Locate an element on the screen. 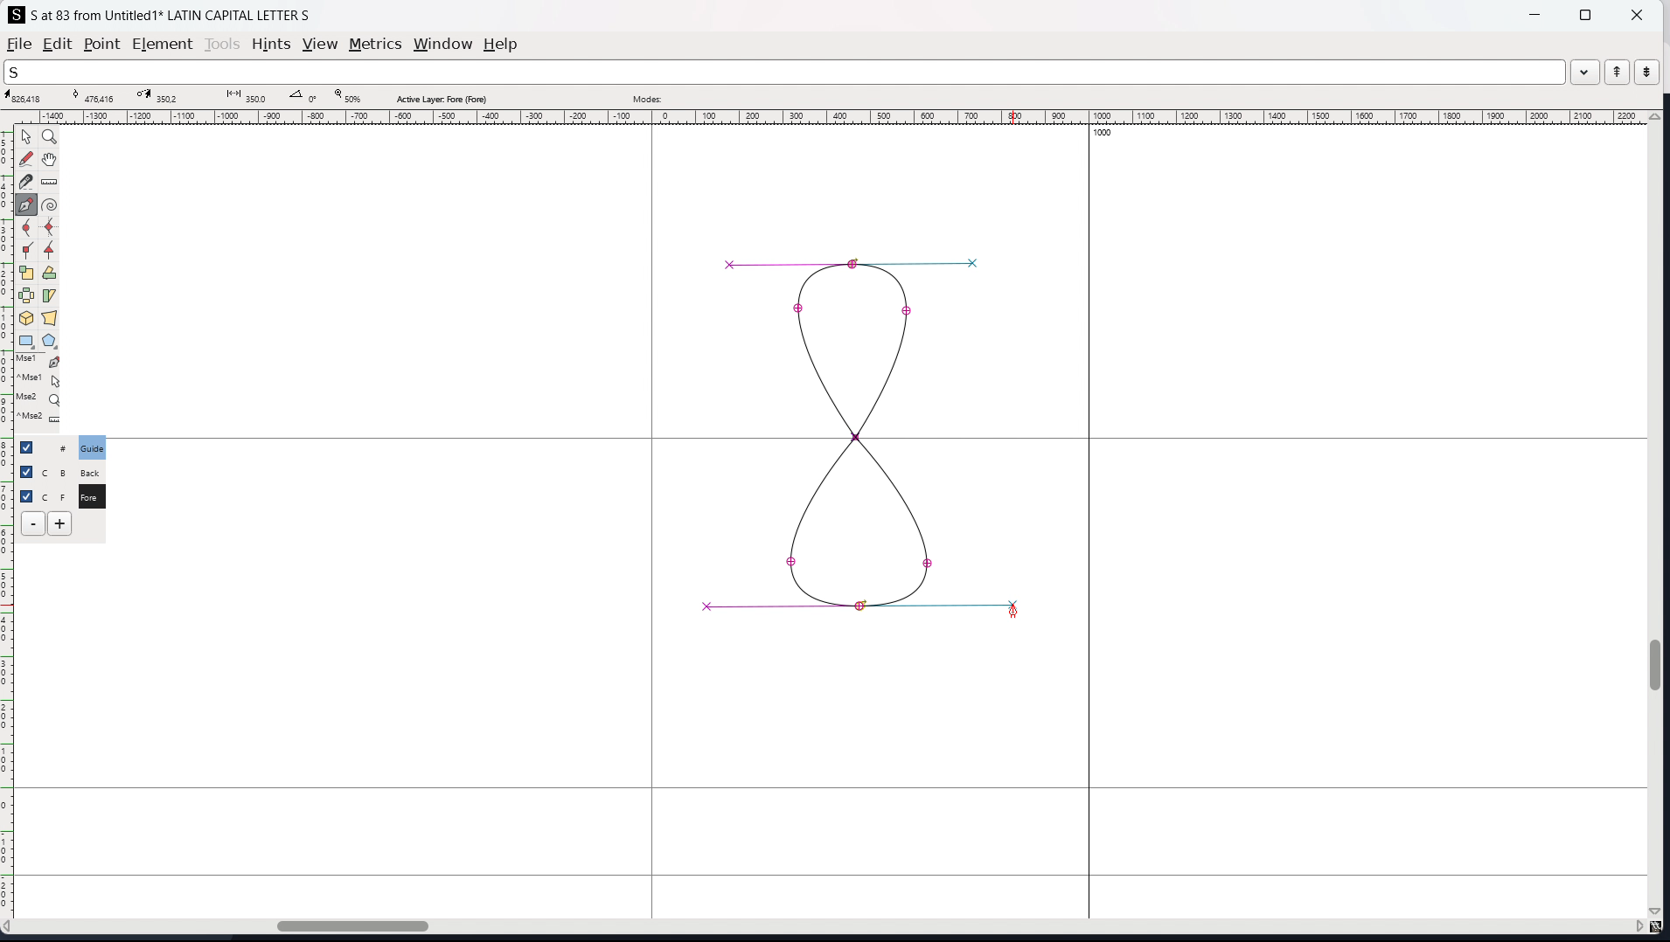 The height and width of the screenshot is (942, 1670). Mse1 is located at coordinates (39, 362).